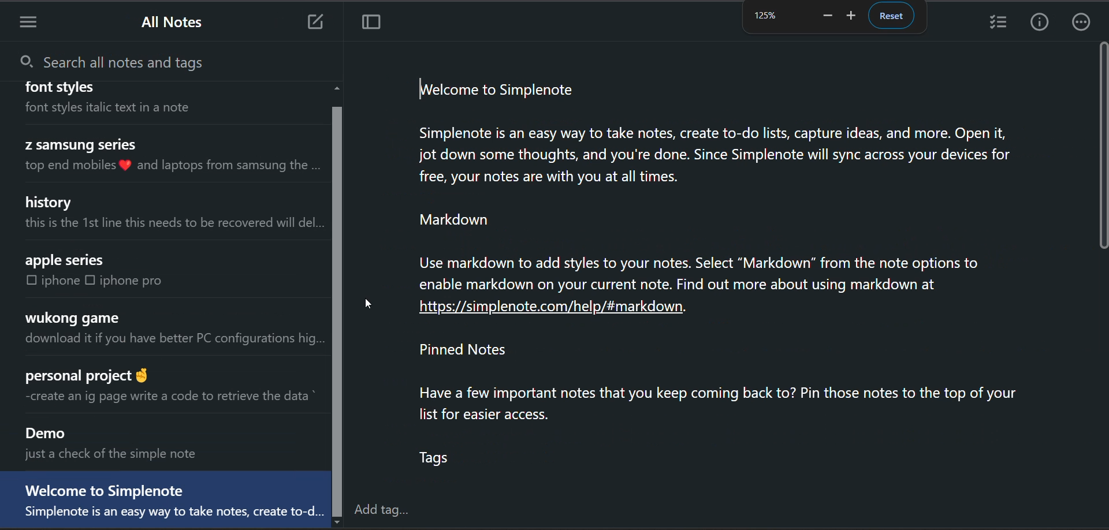 This screenshot has height=530, width=1109. What do you see at coordinates (559, 311) in the screenshot?
I see `https://simplenote.com/help/#markdown.` at bounding box center [559, 311].